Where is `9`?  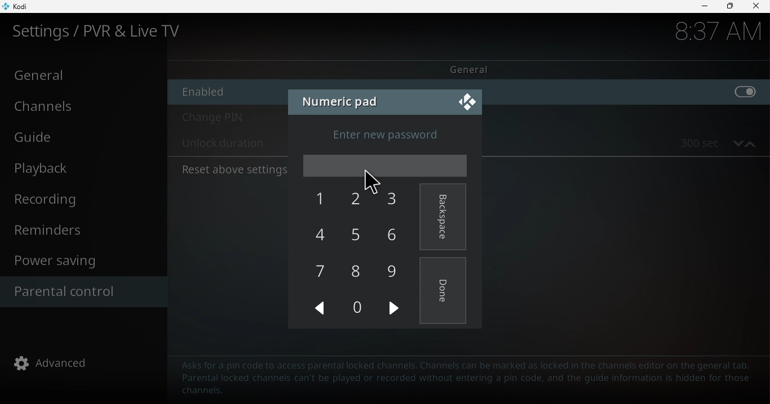
9 is located at coordinates (394, 270).